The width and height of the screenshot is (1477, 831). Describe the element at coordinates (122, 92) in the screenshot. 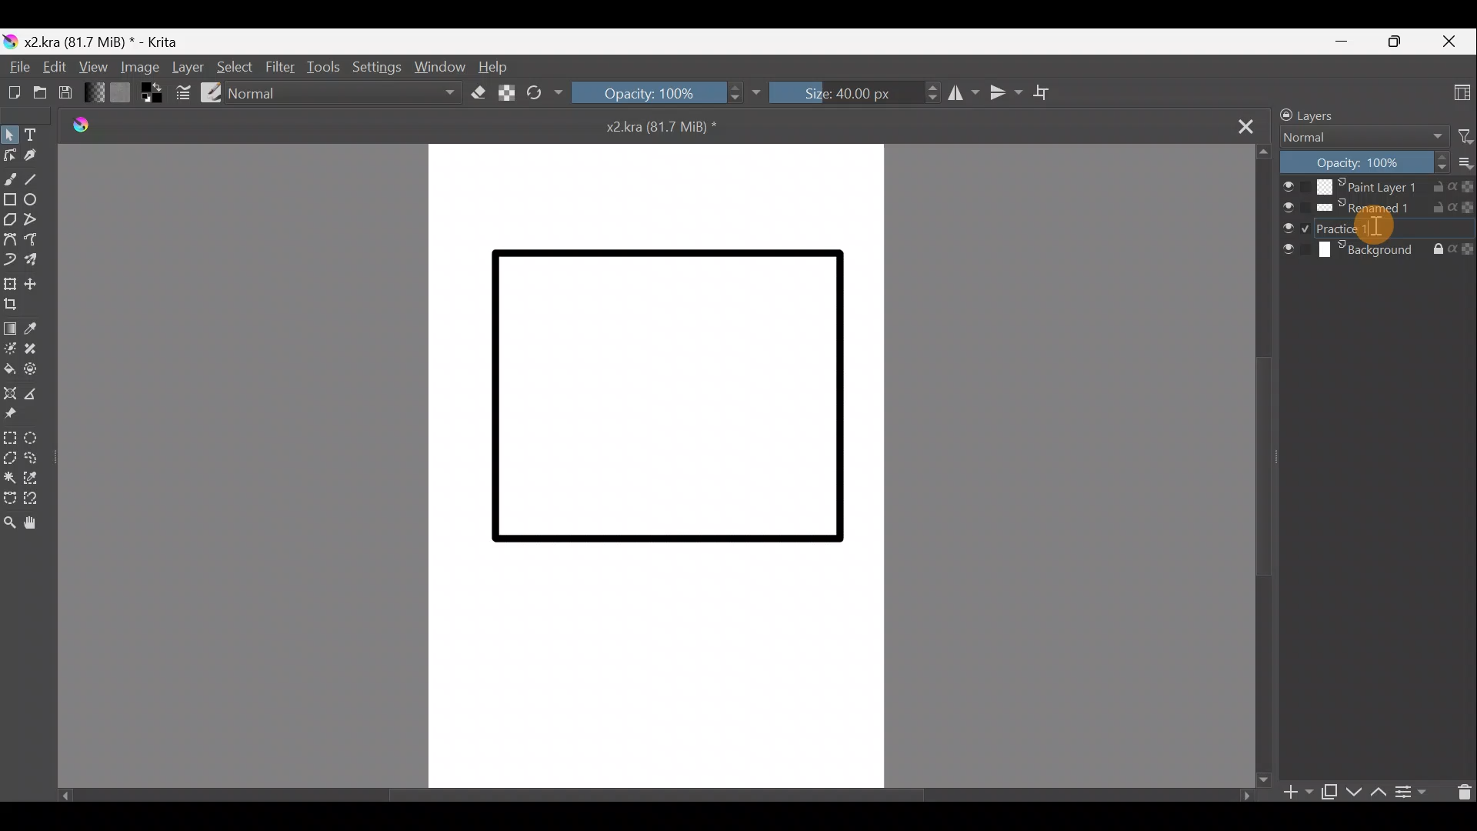

I see `Fill patterns` at that location.